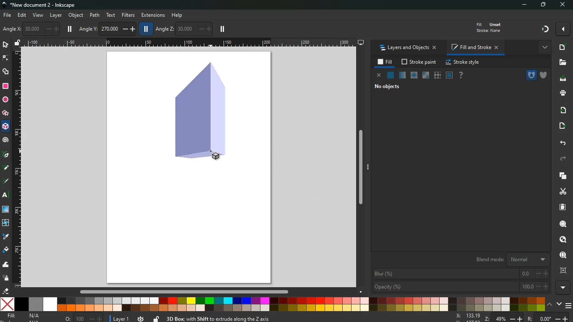  I want to click on twist, so click(5, 223).